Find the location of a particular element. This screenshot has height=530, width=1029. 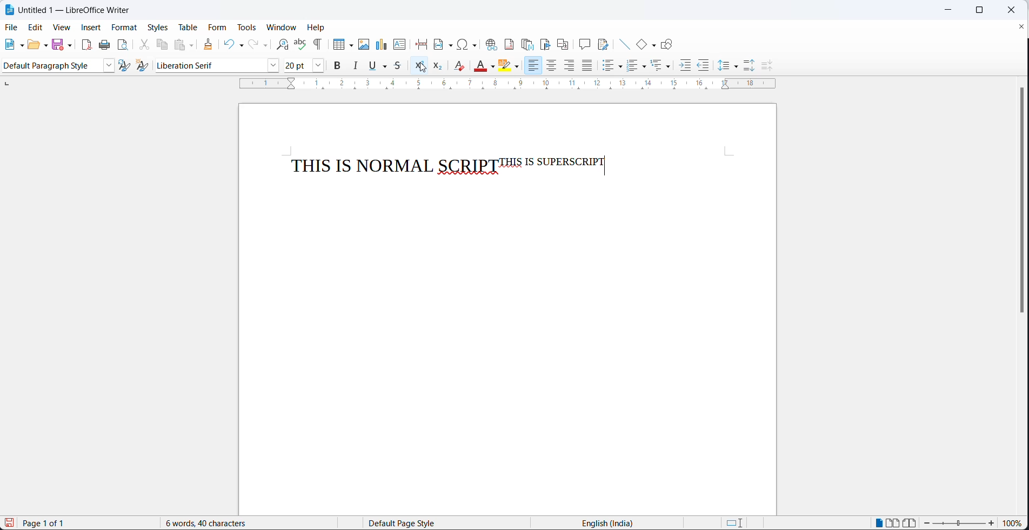

decrease paragraph space is located at coordinates (765, 66).